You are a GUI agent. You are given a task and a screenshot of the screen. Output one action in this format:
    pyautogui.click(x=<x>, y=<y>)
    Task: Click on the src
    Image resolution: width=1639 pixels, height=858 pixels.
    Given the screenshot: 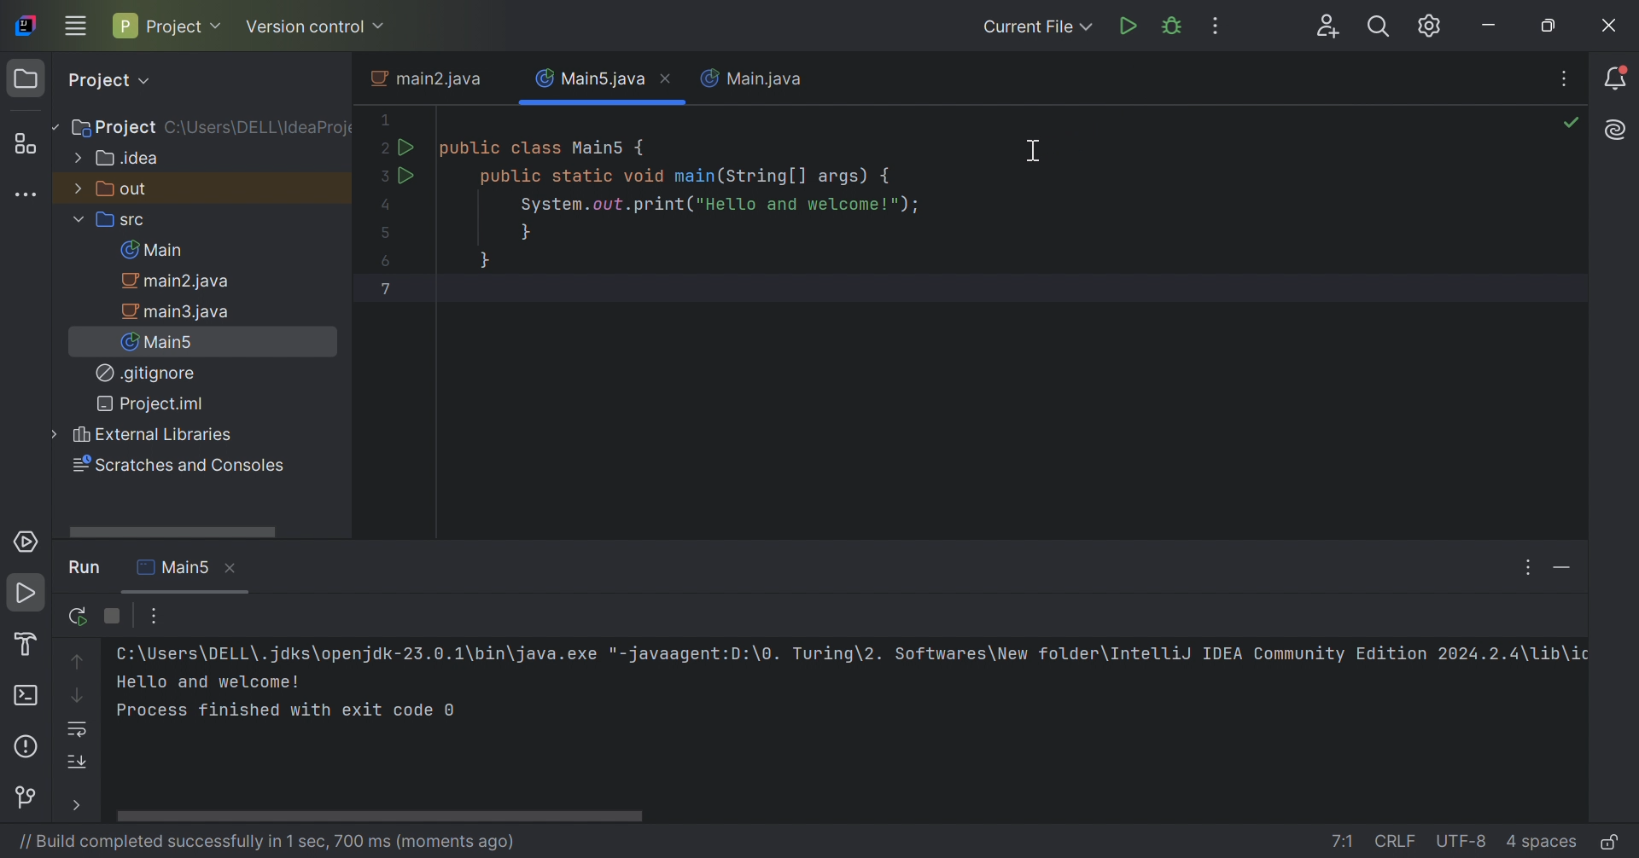 What is the action you would take?
    pyautogui.click(x=118, y=222)
    